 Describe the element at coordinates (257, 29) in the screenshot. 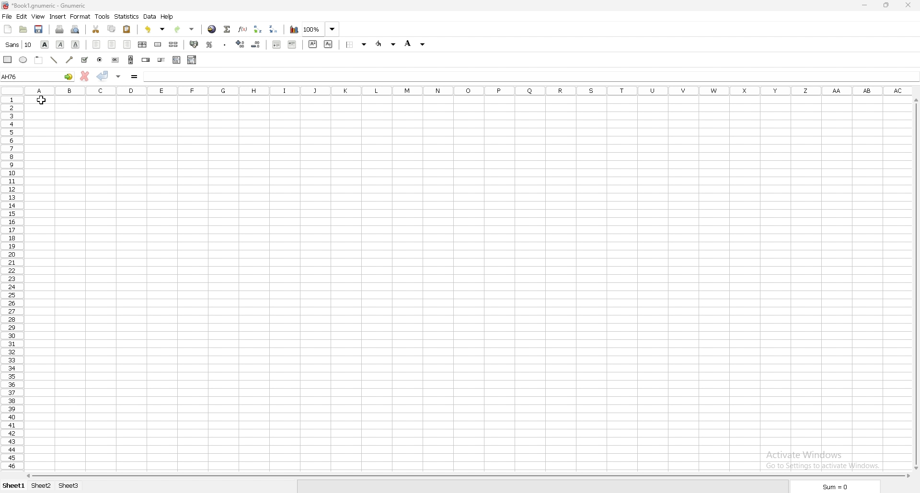

I see `sort ascending` at that location.